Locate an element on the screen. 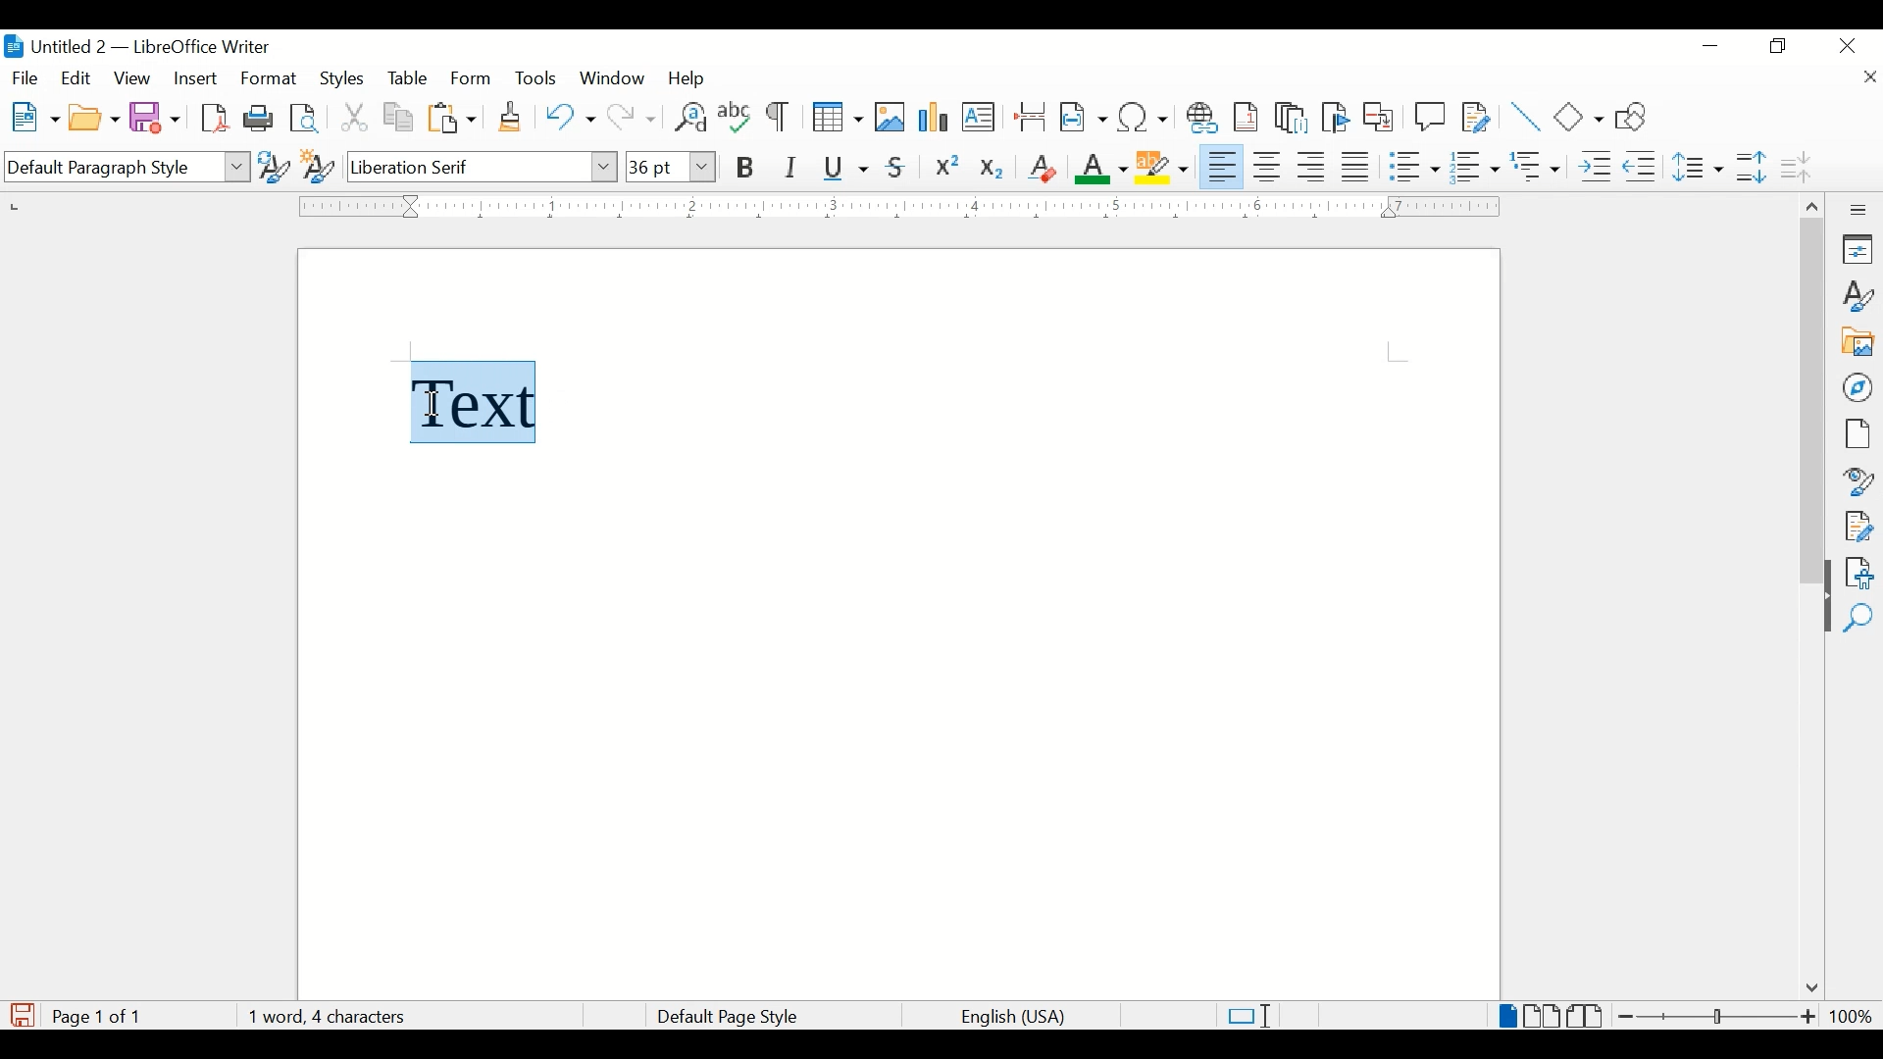  window is located at coordinates (614, 78).